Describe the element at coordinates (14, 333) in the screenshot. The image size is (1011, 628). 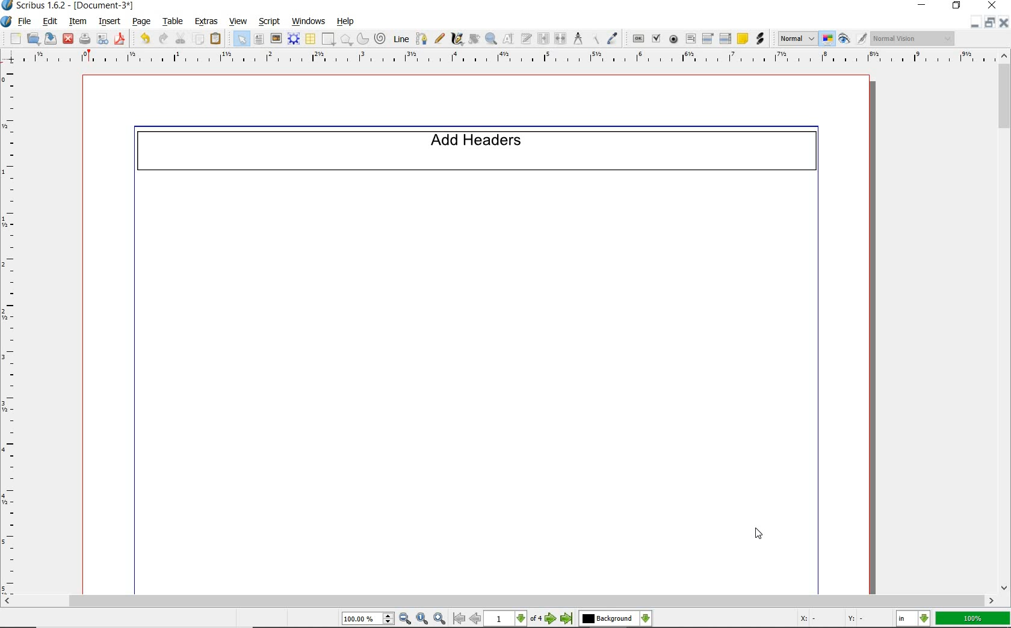
I see `ruler` at that location.